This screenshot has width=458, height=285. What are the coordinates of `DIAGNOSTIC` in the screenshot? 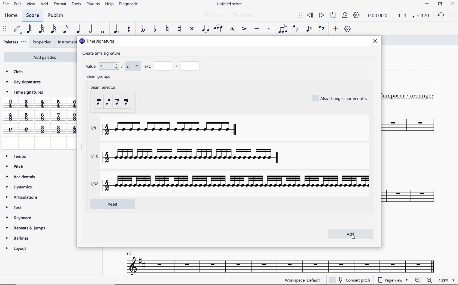 It's located at (129, 4).